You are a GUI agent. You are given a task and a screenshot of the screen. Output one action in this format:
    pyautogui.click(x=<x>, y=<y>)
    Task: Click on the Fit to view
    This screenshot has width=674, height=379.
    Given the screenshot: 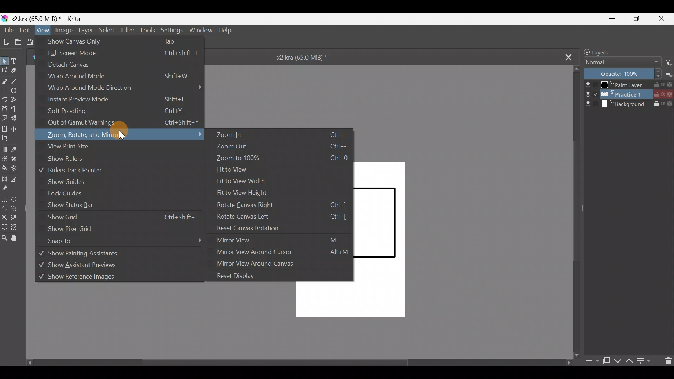 What is the action you would take?
    pyautogui.click(x=236, y=170)
    